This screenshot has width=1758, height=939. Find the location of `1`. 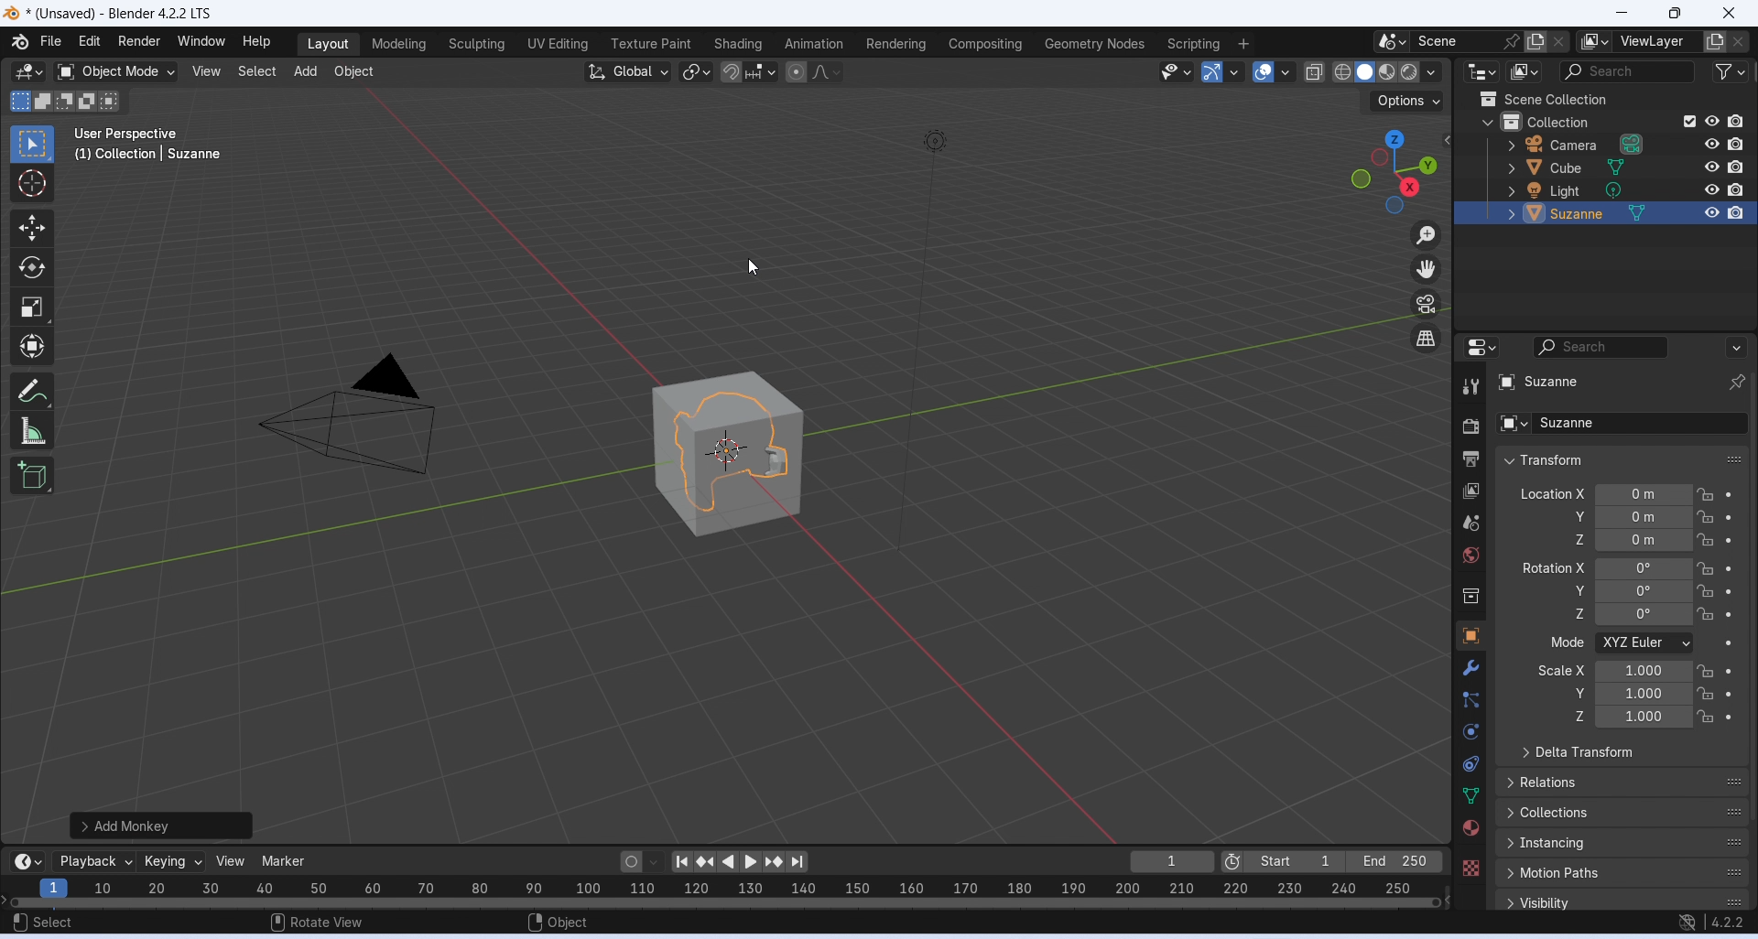

1 is located at coordinates (1173, 861).